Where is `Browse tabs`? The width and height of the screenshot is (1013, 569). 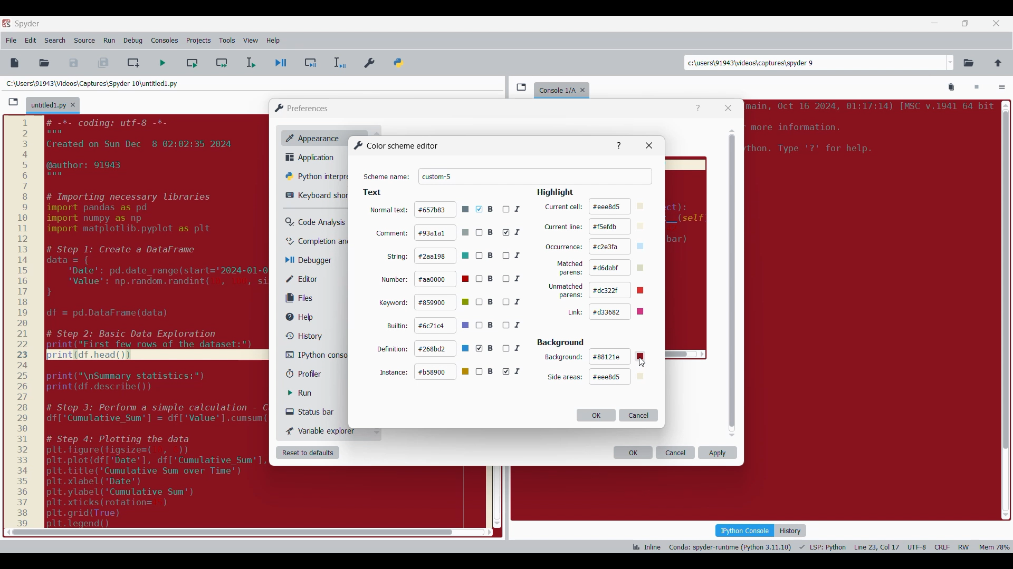
Browse tabs is located at coordinates (521, 87).